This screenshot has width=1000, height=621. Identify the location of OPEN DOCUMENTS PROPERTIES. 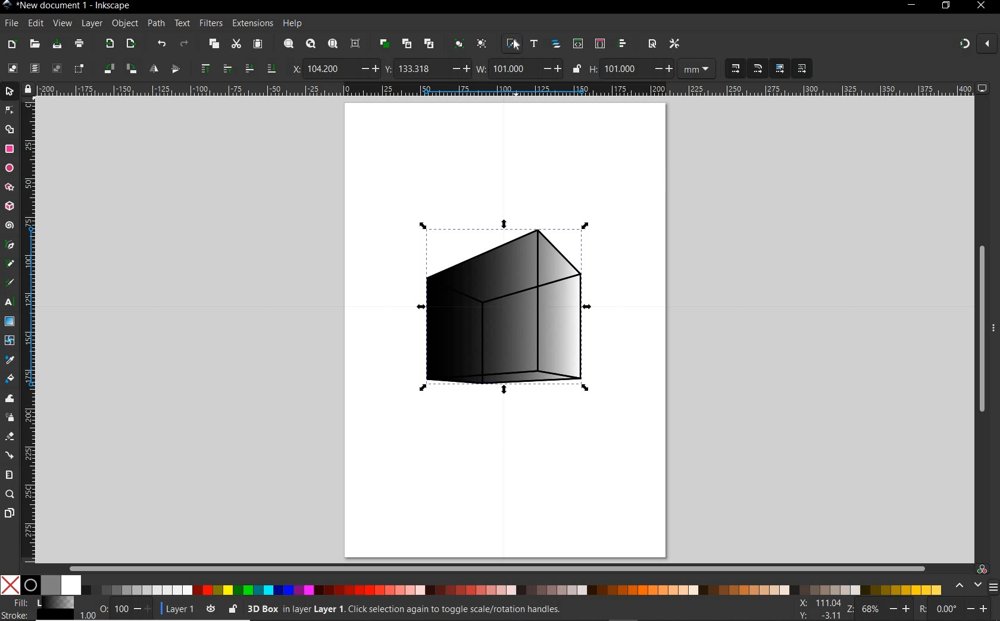
(652, 44).